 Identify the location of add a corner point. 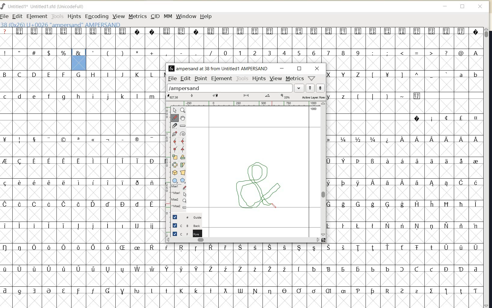
(175, 149).